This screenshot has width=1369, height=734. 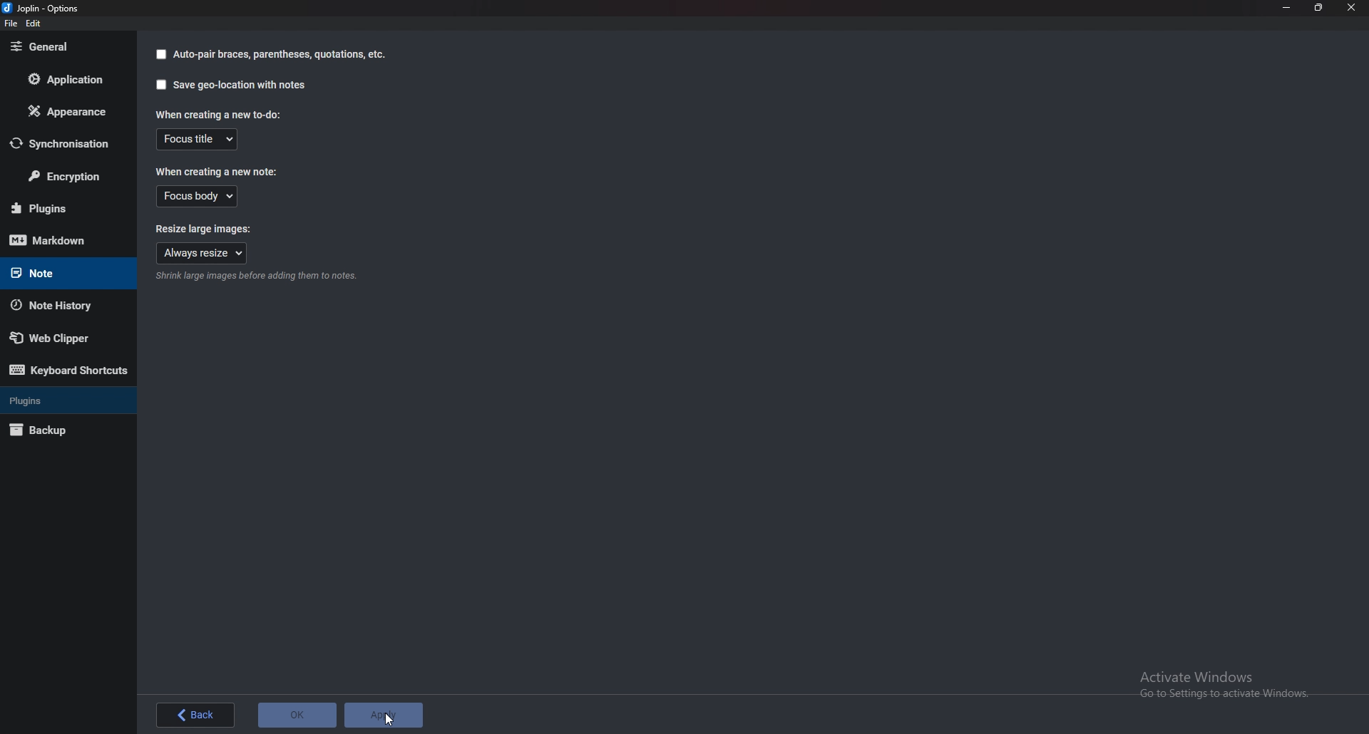 What do you see at coordinates (60, 337) in the screenshot?
I see `Web Clipper` at bounding box center [60, 337].